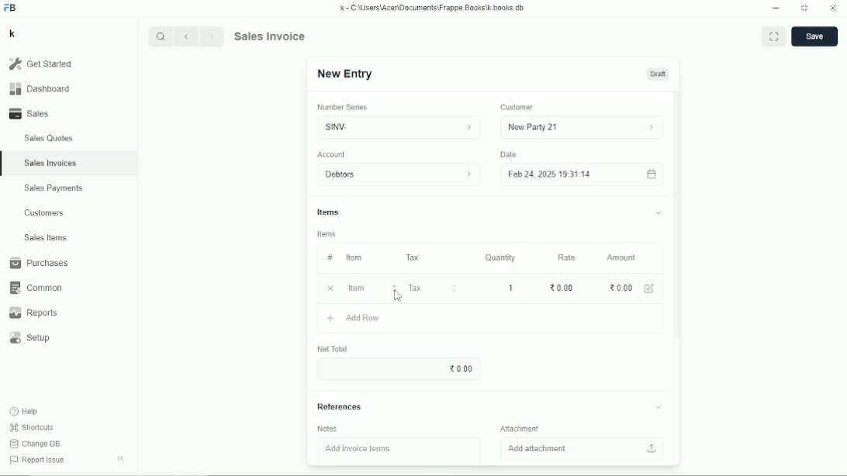  Describe the element at coordinates (566, 257) in the screenshot. I see `Rate` at that location.